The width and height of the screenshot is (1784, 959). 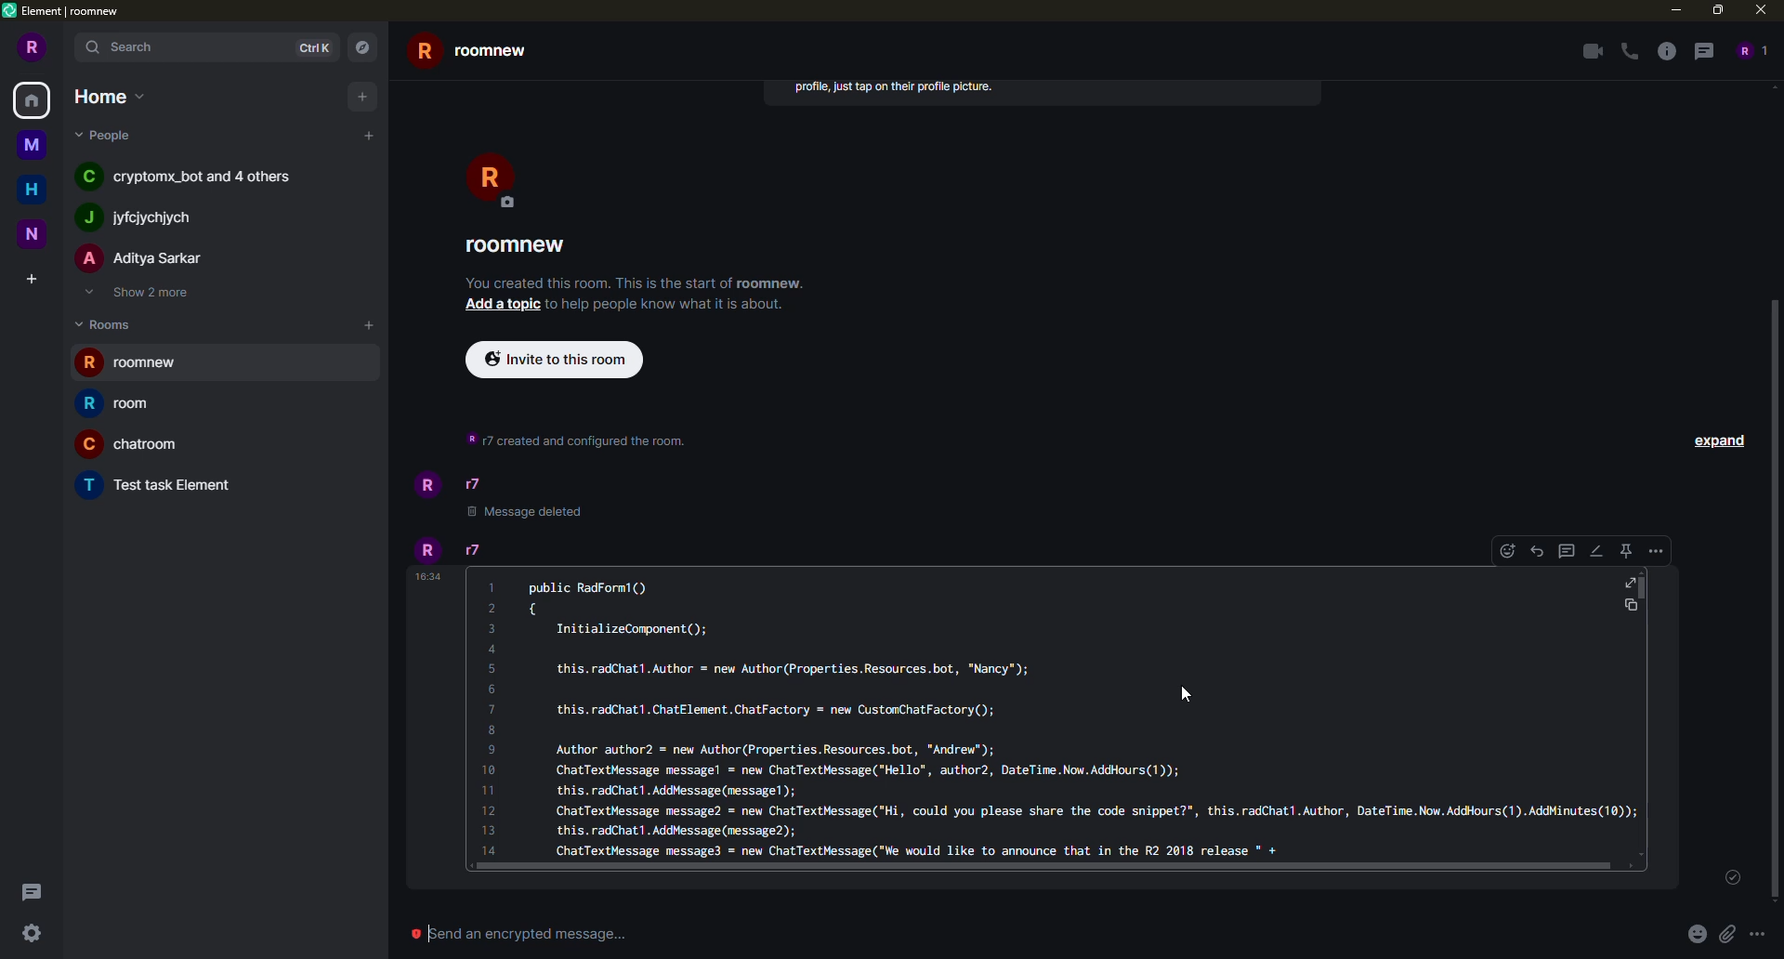 I want to click on maximize, so click(x=1715, y=10).